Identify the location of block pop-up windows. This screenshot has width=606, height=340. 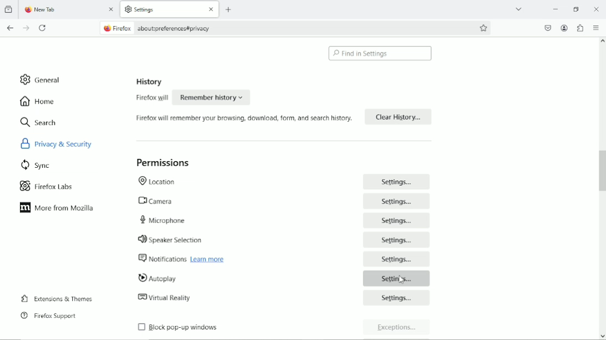
(215, 329).